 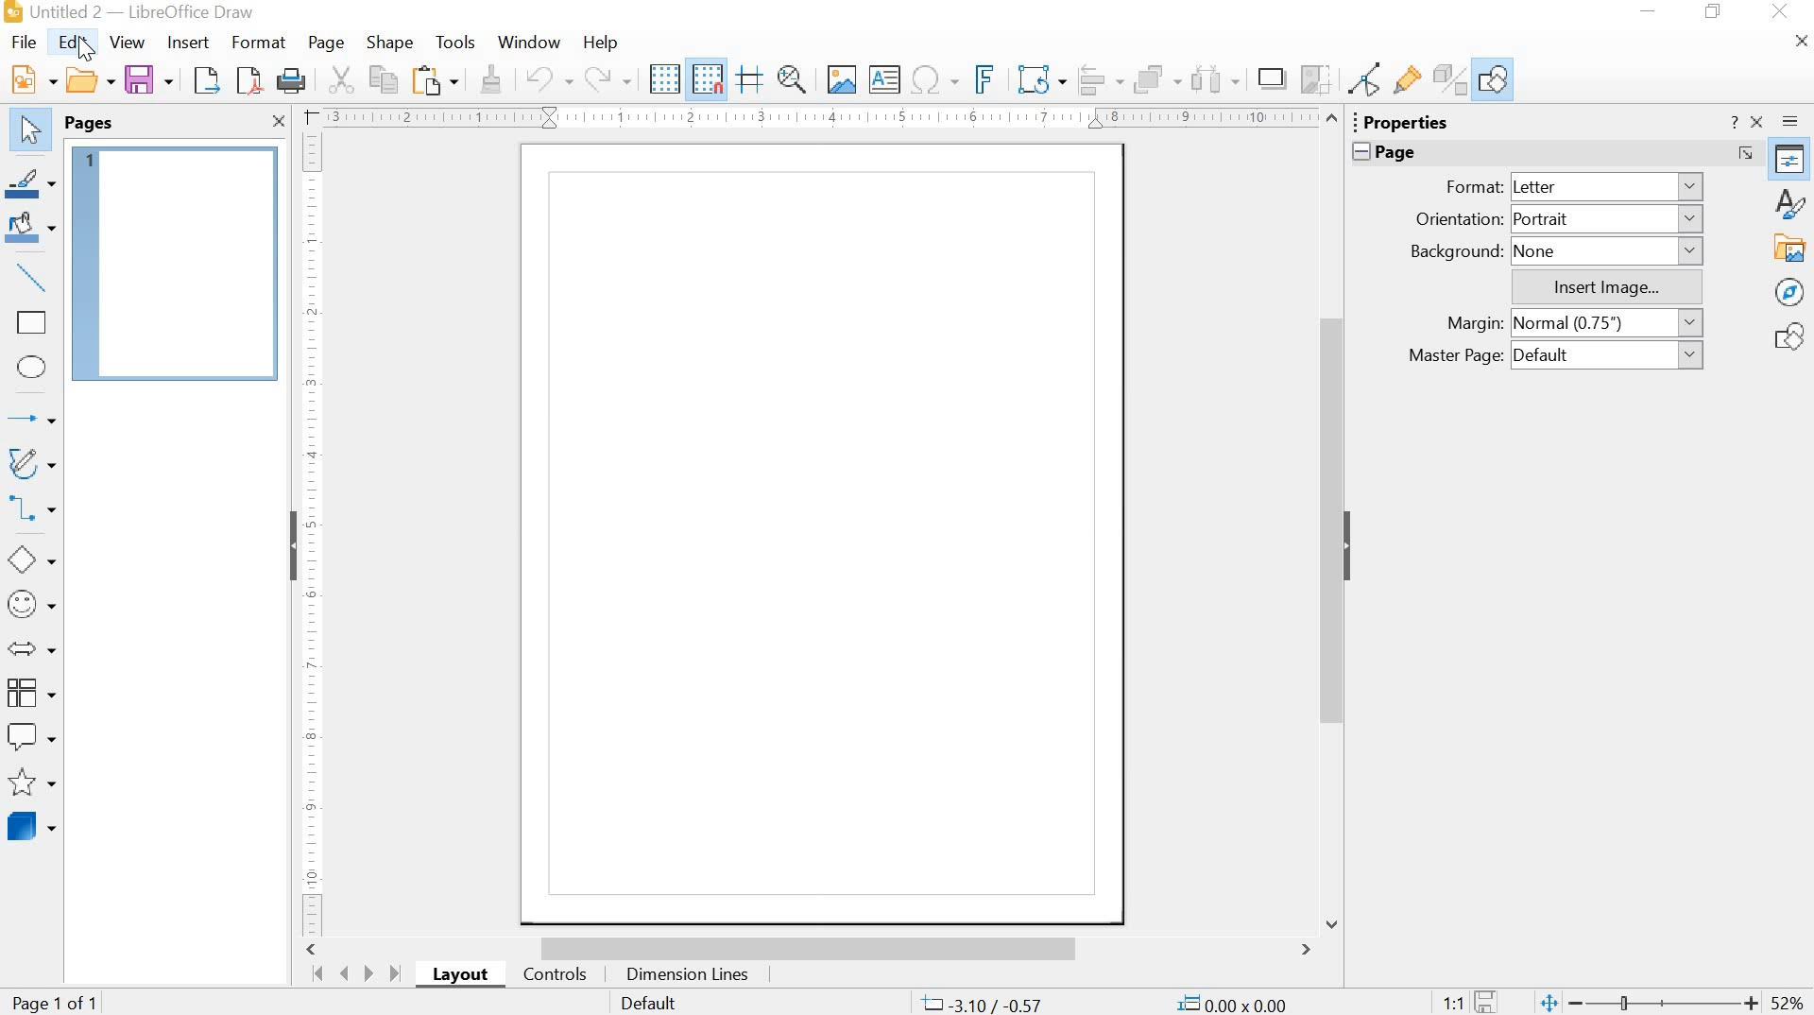 I want to click on Insert Image, so click(x=1607, y=286).